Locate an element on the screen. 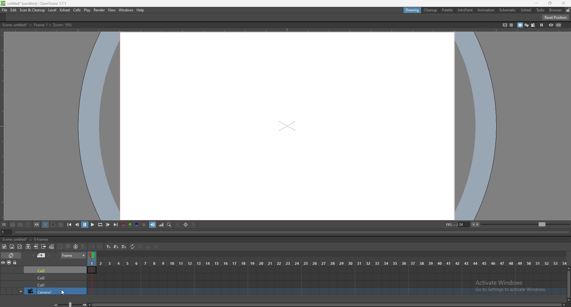  description is located at coordinates (36, 25).